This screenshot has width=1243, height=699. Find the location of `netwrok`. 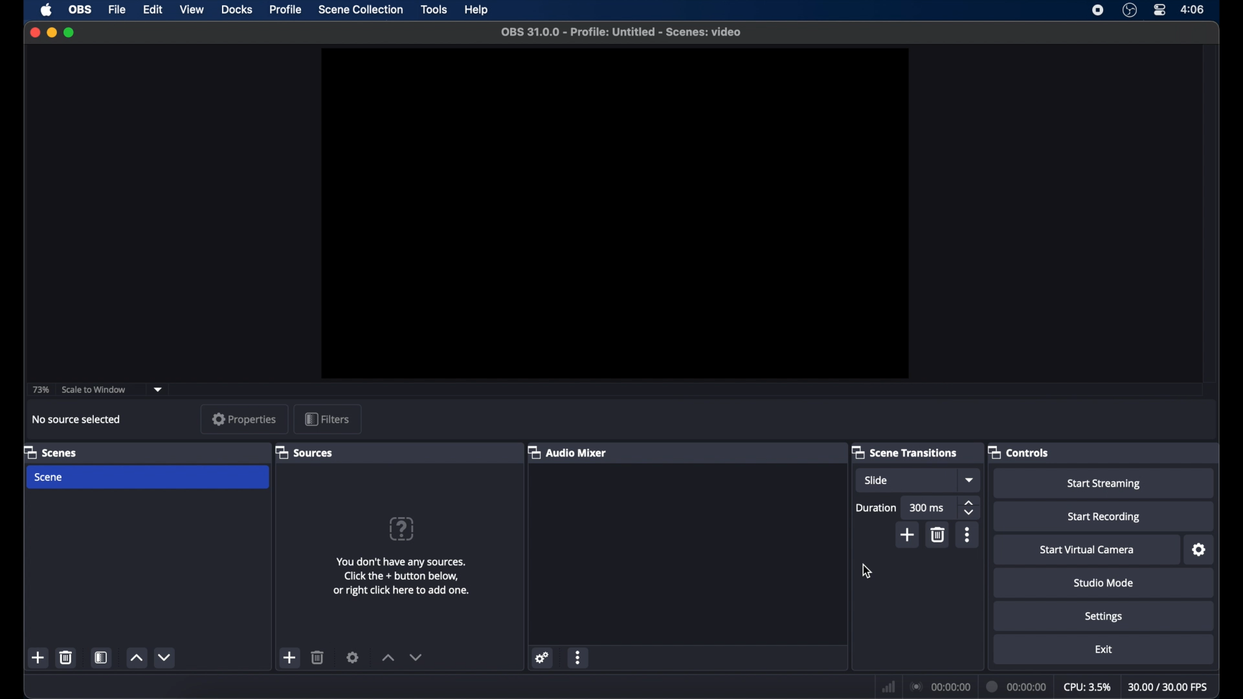

netwrok is located at coordinates (887, 685).